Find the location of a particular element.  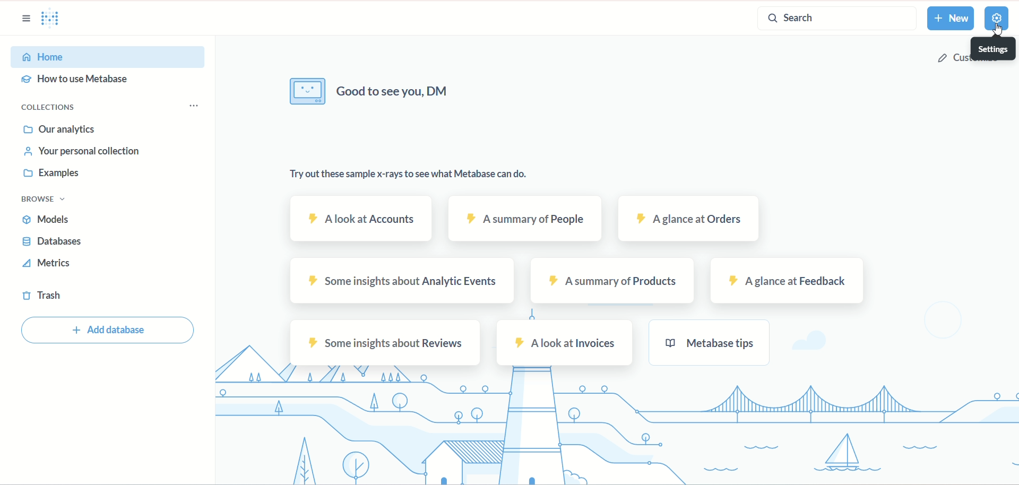

models is located at coordinates (47, 218).